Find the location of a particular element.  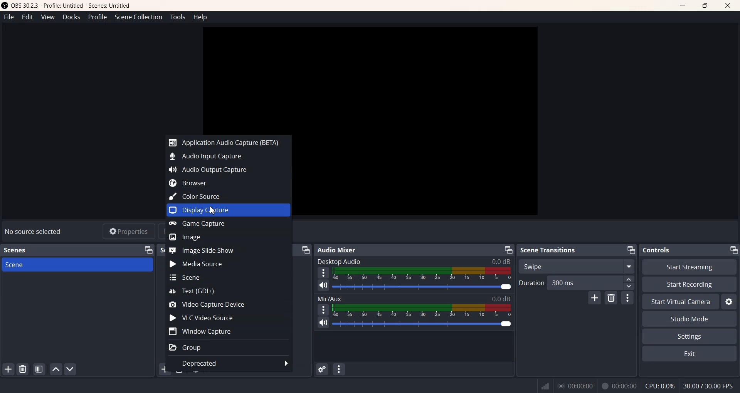

Audio Output Capture is located at coordinates (227, 170).